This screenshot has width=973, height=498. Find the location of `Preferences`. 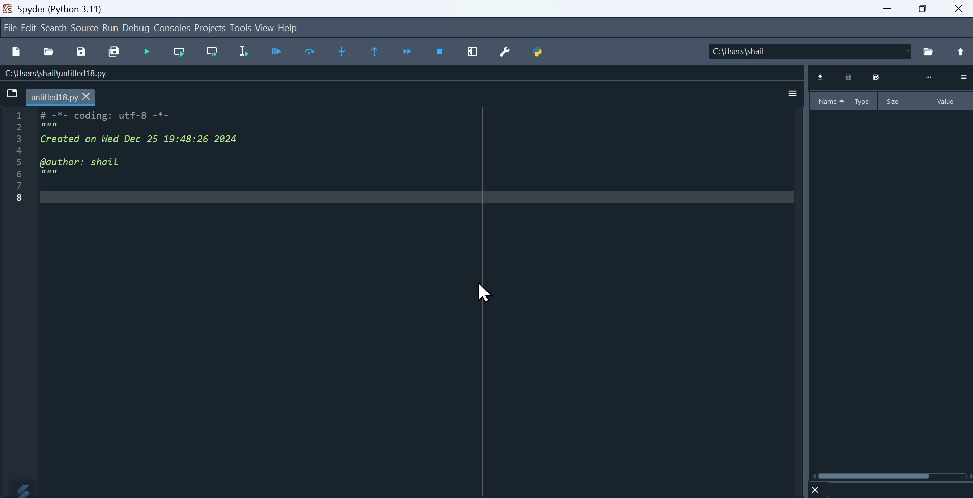

Preferences is located at coordinates (503, 53).